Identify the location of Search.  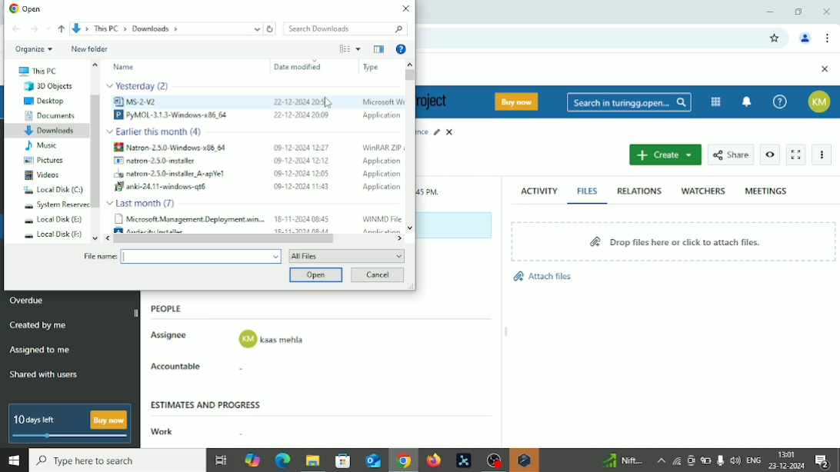
(117, 460).